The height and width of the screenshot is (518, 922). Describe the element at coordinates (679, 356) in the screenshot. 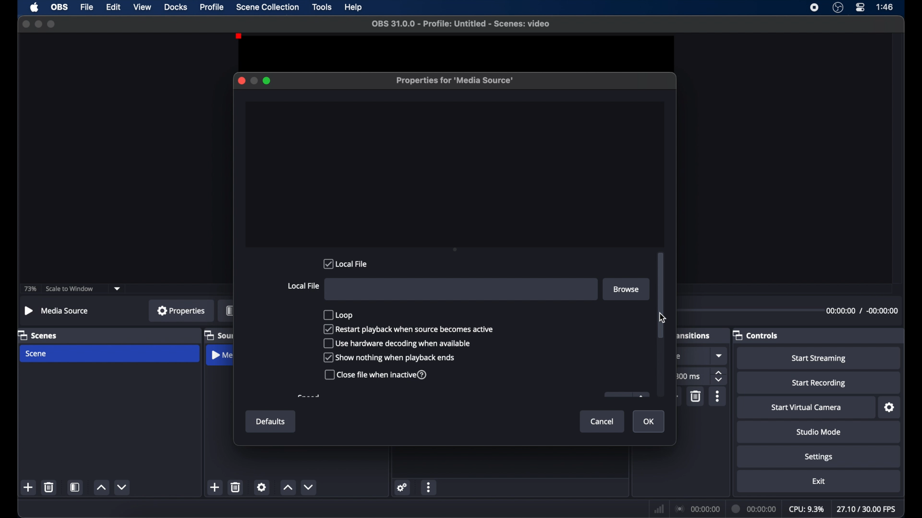

I see `obscure text` at that location.